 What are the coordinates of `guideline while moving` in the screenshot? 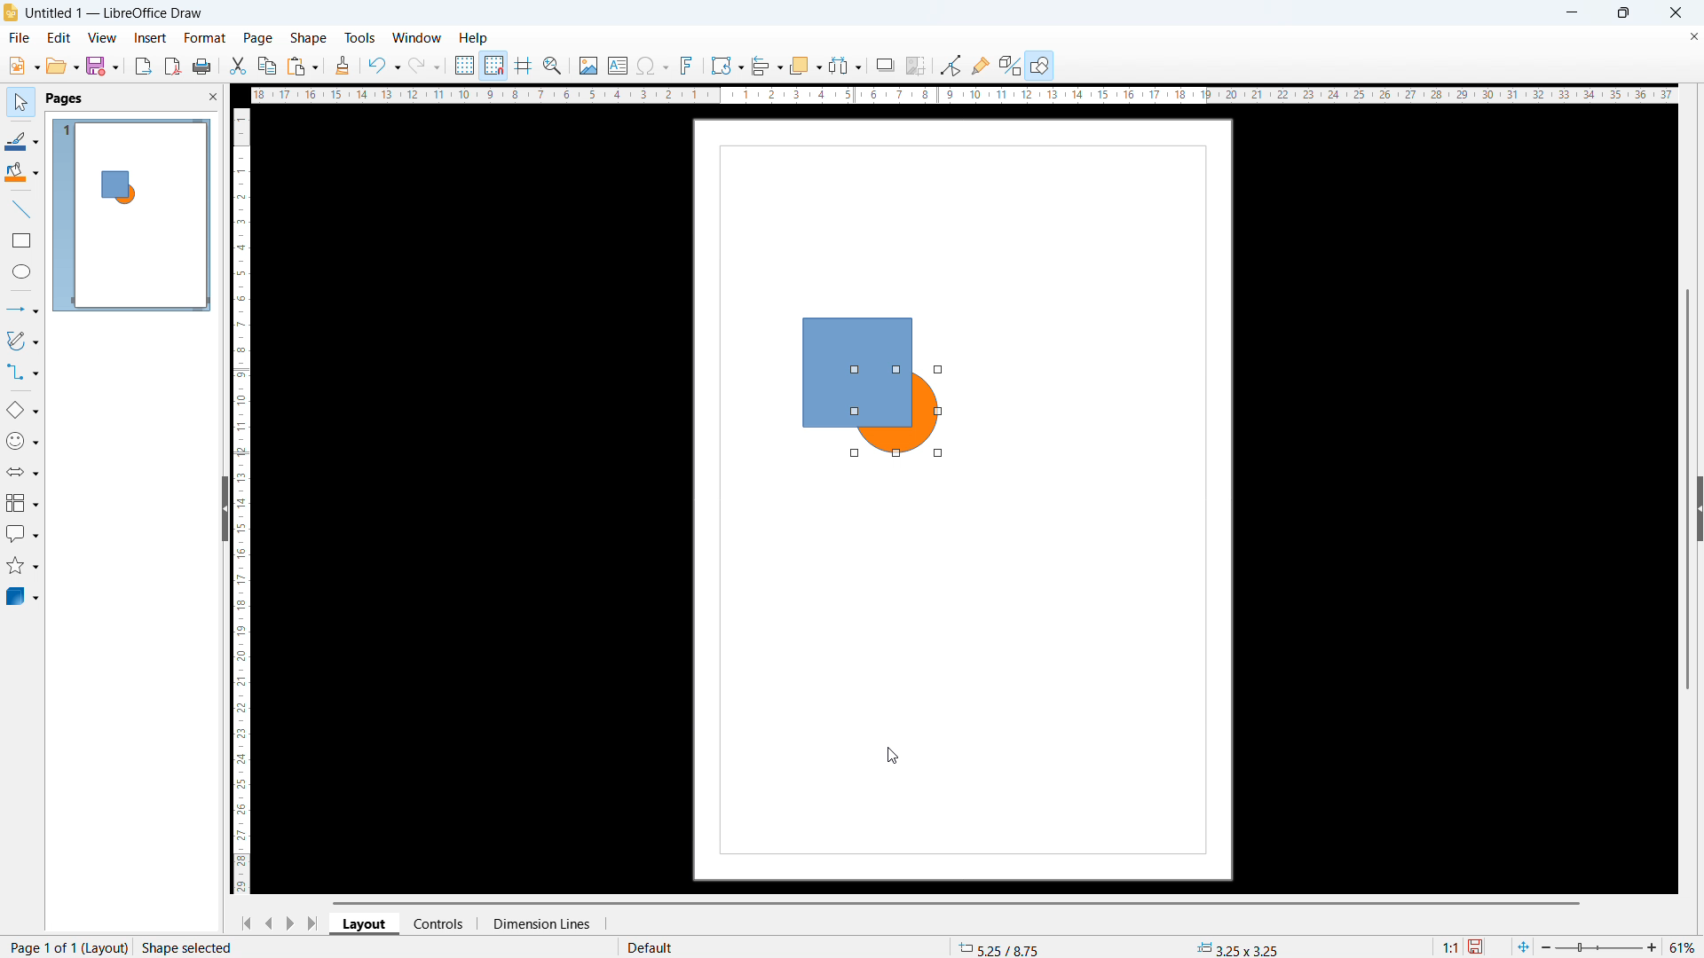 It's located at (524, 65).